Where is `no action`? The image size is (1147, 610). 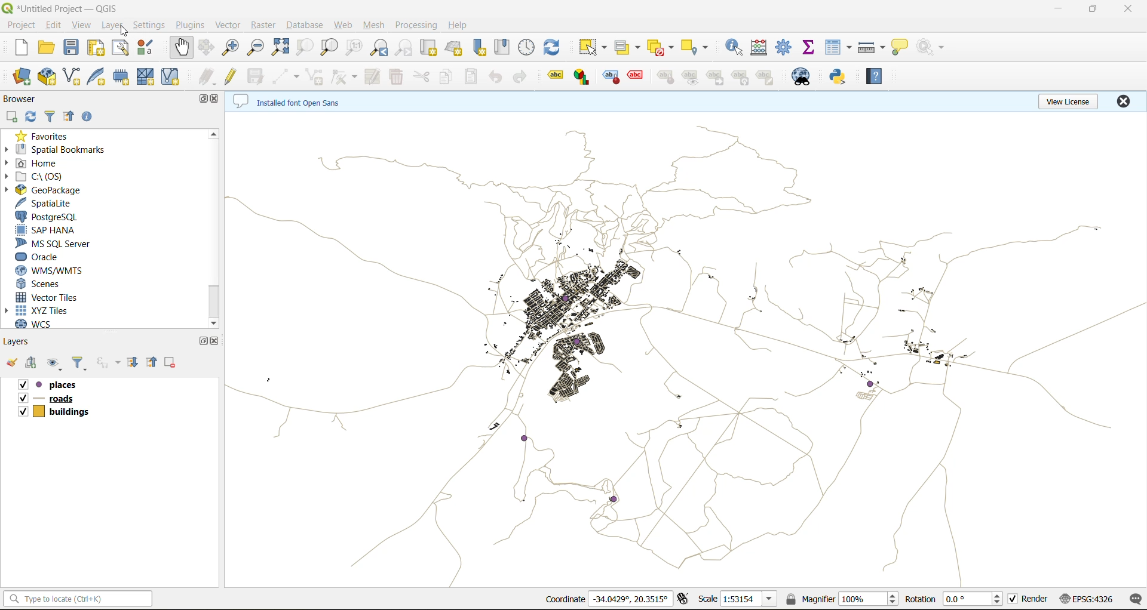
no action is located at coordinates (931, 48).